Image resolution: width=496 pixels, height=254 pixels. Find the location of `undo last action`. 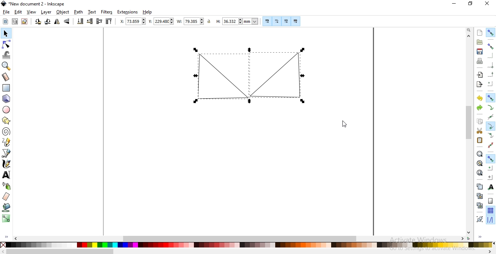

undo last action is located at coordinates (480, 99).